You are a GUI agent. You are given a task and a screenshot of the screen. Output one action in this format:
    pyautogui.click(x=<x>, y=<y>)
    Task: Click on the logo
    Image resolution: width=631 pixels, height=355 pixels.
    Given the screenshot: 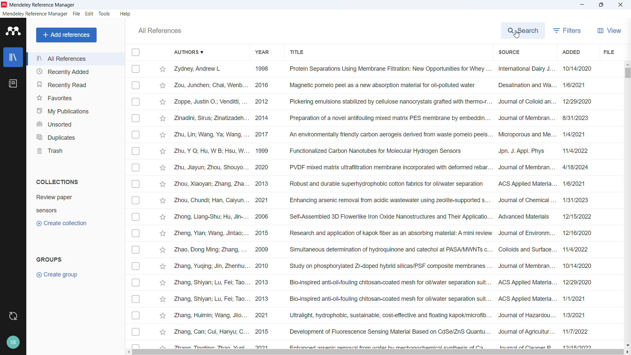 What is the action you would take?
    pyautogui.click(x=4, y=5)
    